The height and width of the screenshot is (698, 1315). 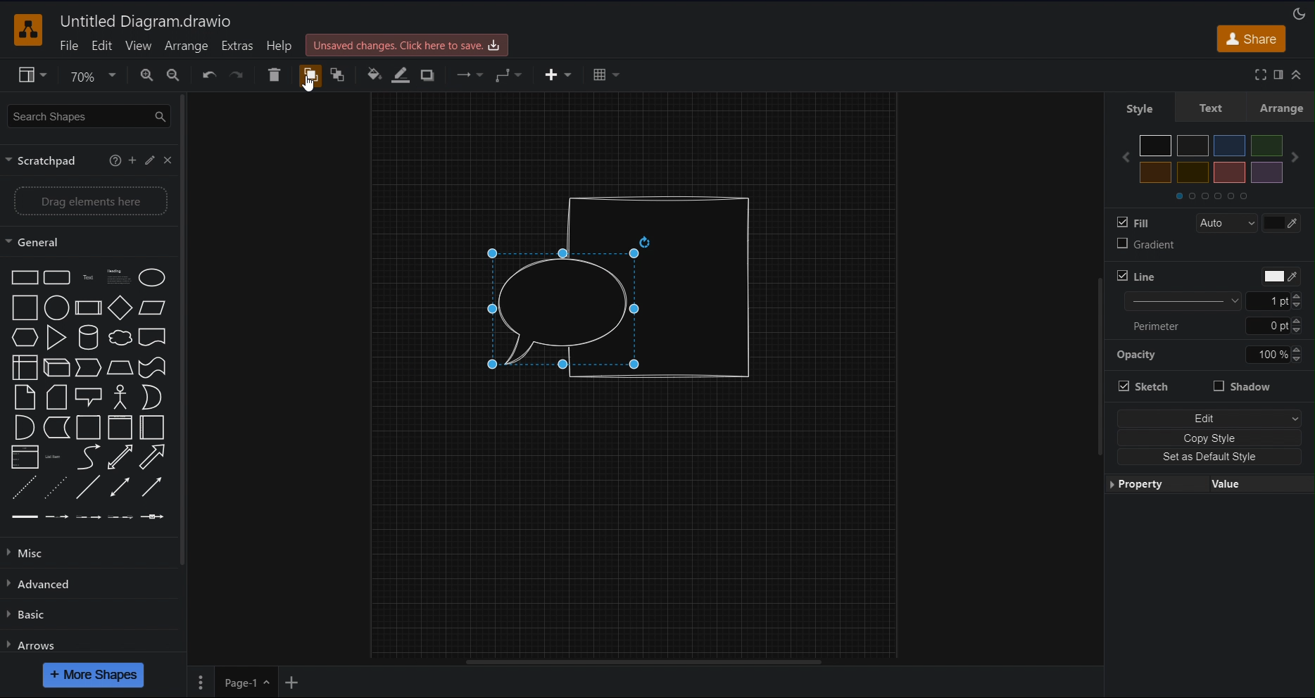 I want to click on Auto, so click(x=1228, y=223).